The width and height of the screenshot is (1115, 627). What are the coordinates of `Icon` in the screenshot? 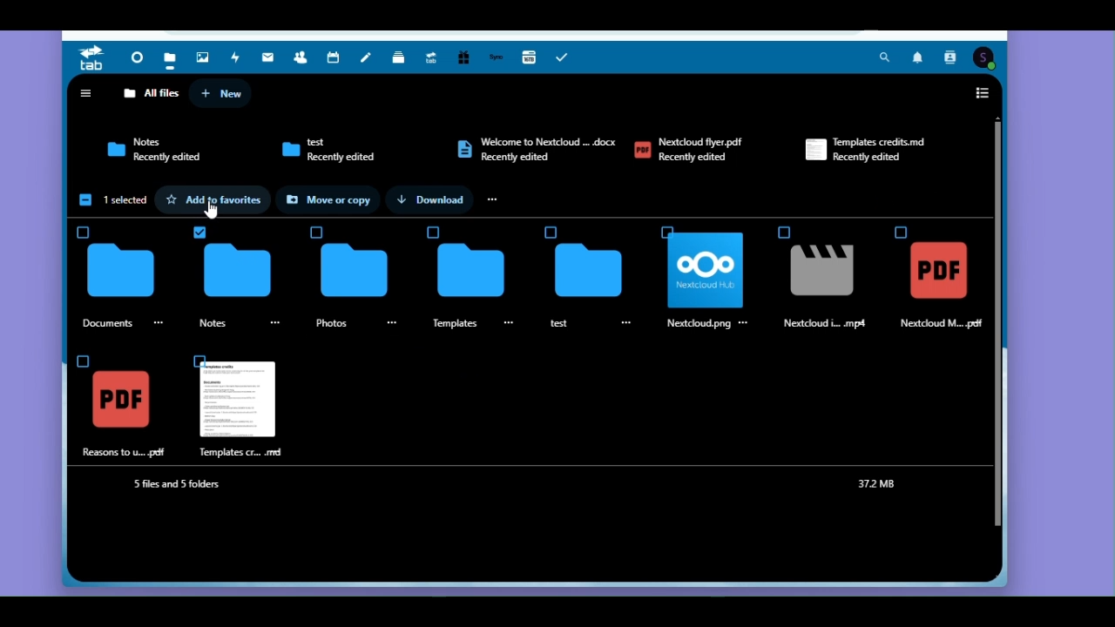 It's located at (119, 271).